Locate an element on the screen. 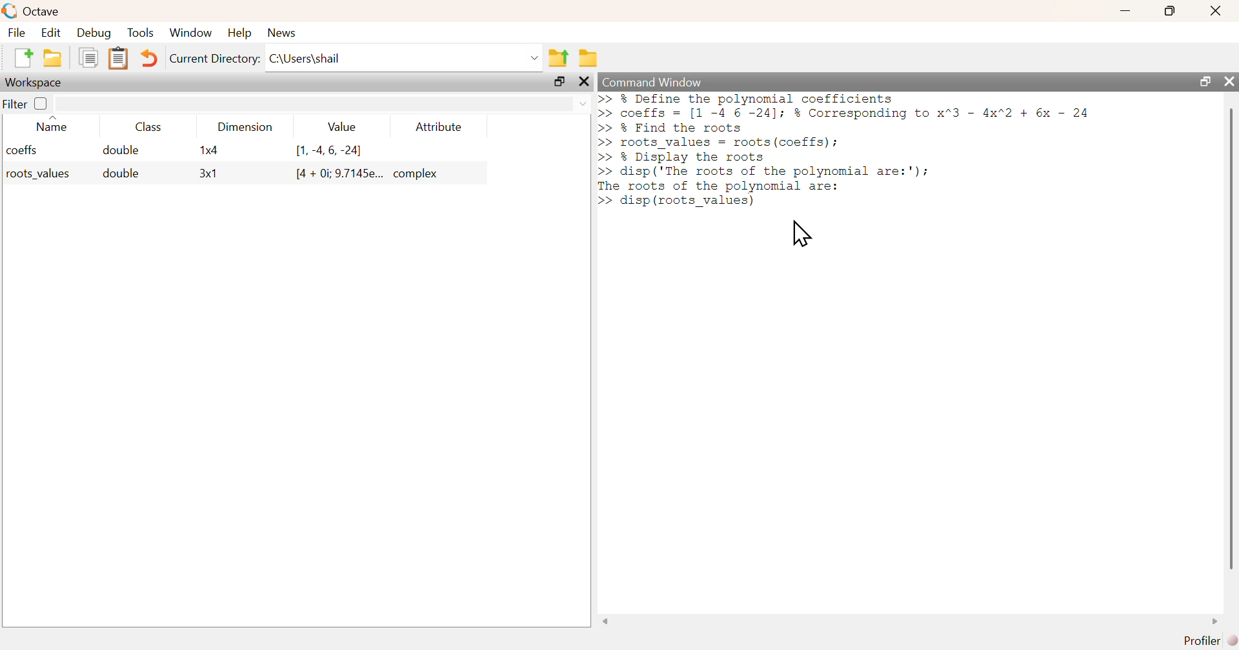 Image resolution: width=1239 pixels, height=650 pixels. Filter is located at coordinates (26, 104).